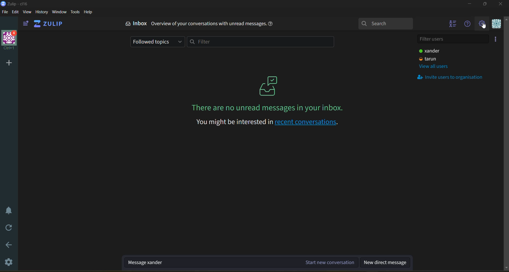  I want to click on followed topics, so click(158, 41).